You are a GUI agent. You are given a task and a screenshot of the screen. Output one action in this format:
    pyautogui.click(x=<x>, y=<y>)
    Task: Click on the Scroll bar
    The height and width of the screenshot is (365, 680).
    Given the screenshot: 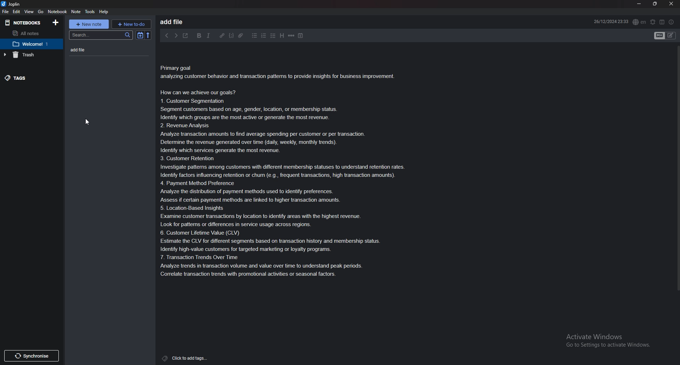 What is the action you would take?
    pyautogui.click(x=677, y=172)
    